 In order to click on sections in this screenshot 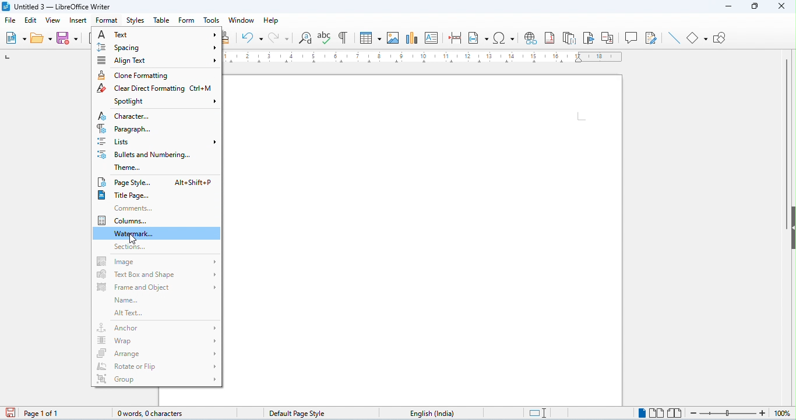, I will do `click(136, 247)`.